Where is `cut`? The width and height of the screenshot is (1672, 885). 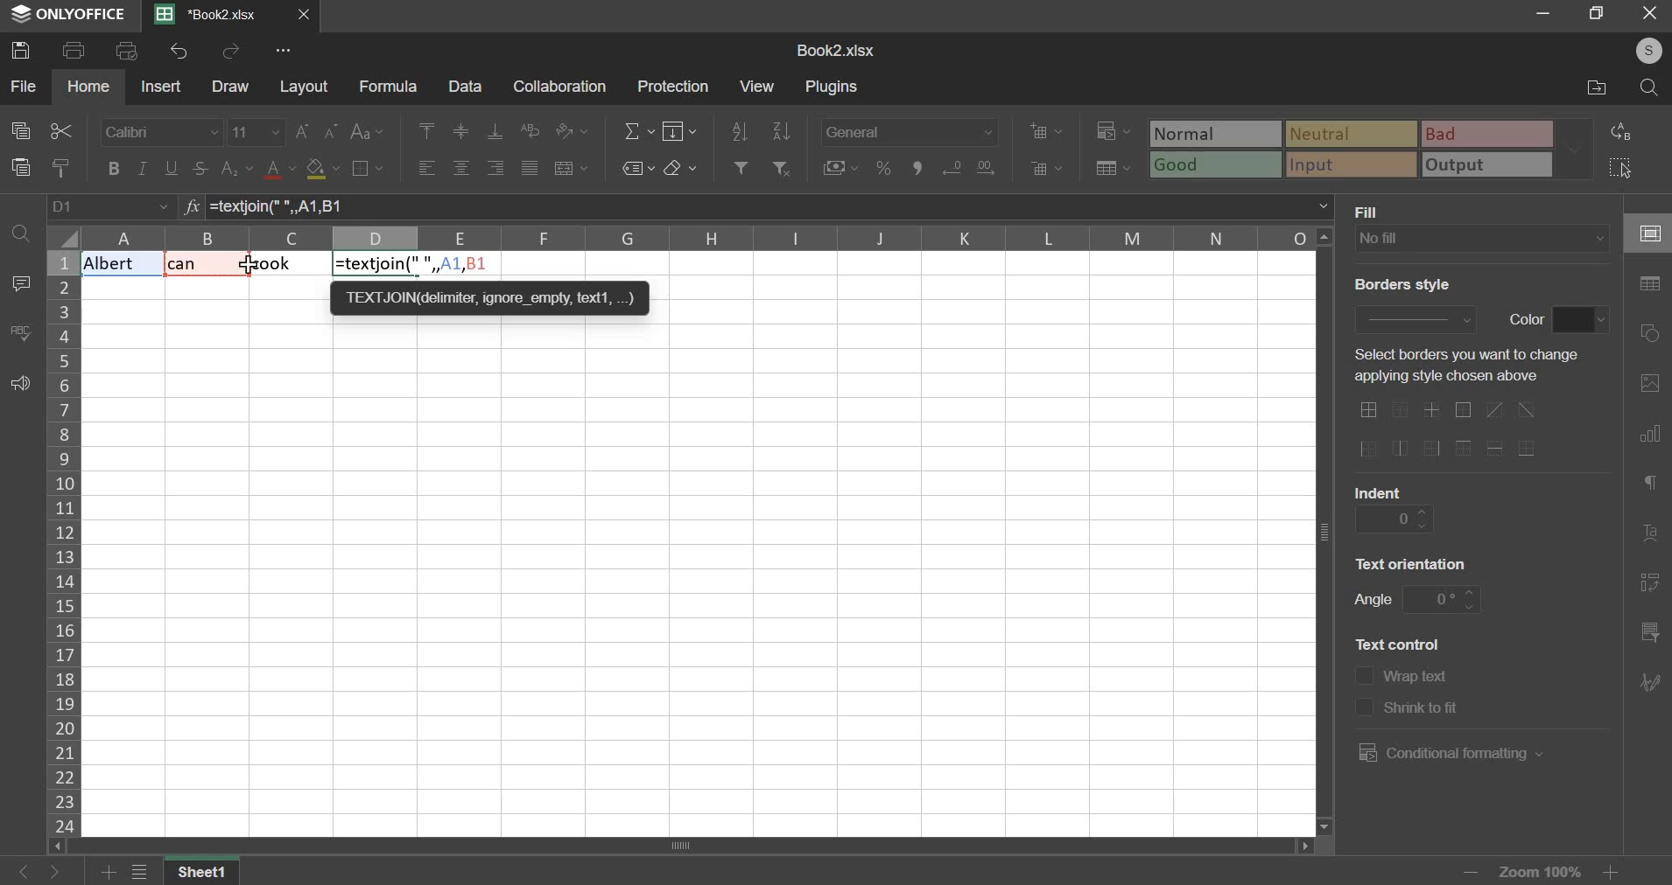 cut is located at coordinates (60, 131).